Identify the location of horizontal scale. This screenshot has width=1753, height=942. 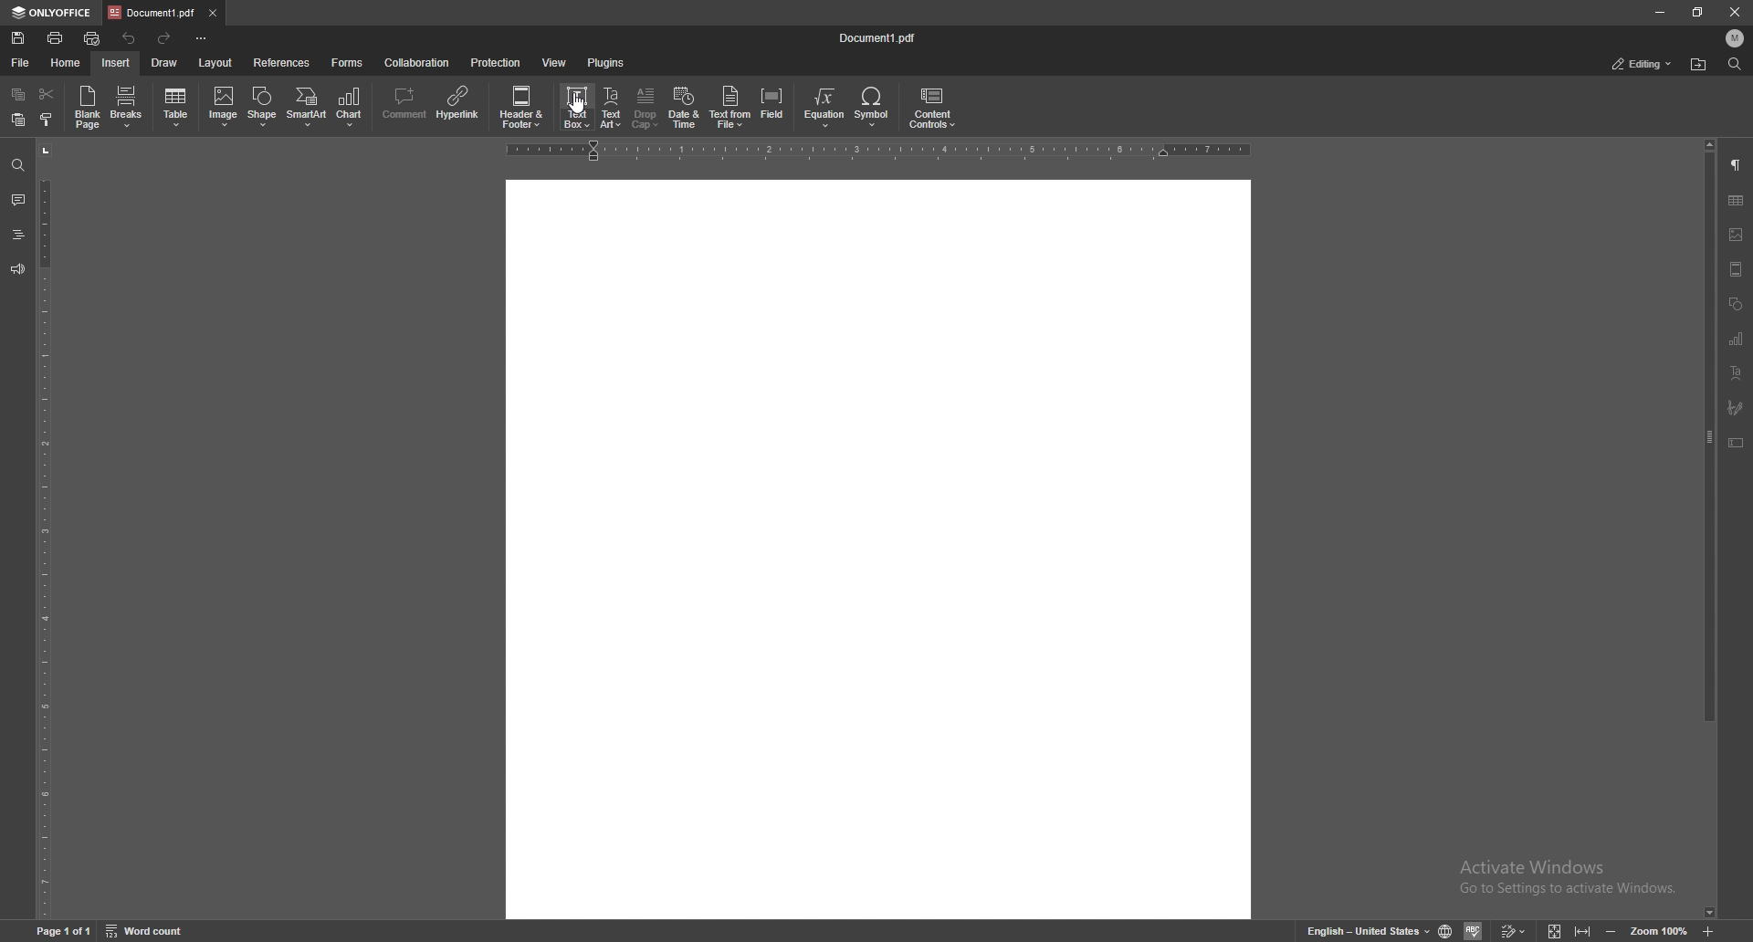
(878, 151).